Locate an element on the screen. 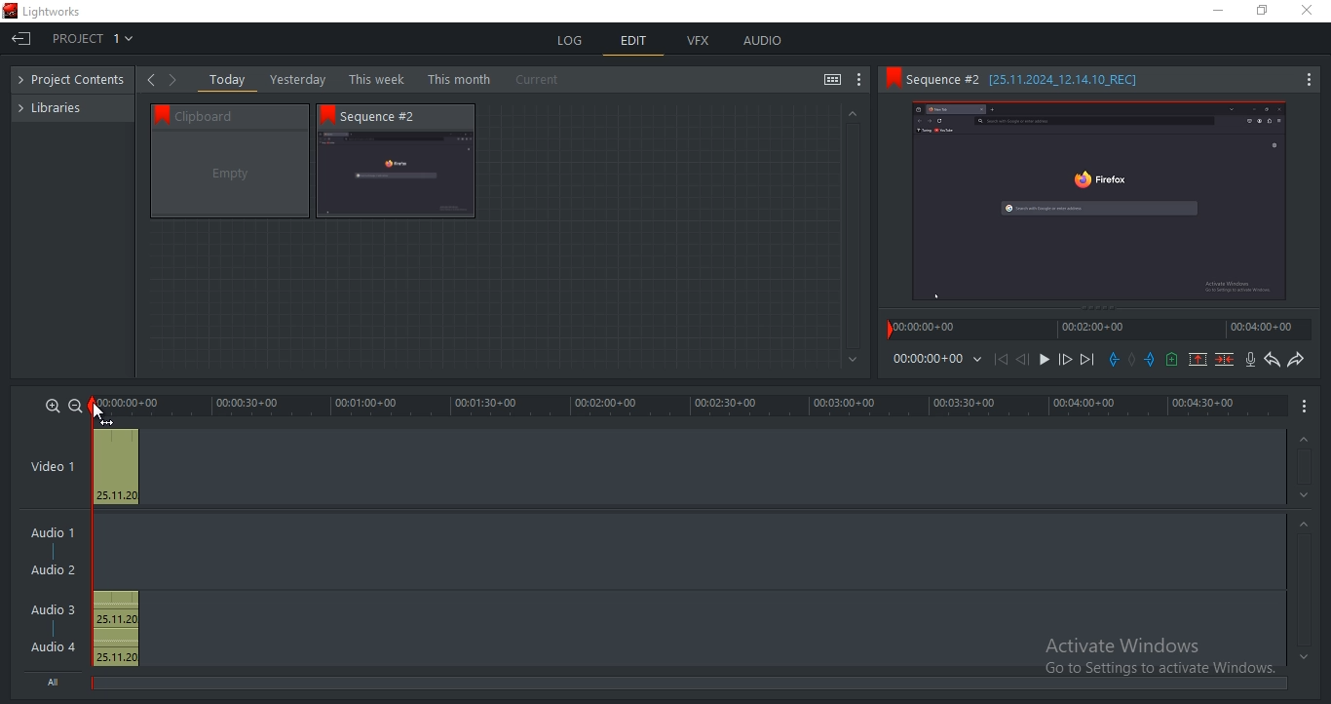 This screenshot has width=1331, height=704. Navigate right options is located at coordinates (176, 80).